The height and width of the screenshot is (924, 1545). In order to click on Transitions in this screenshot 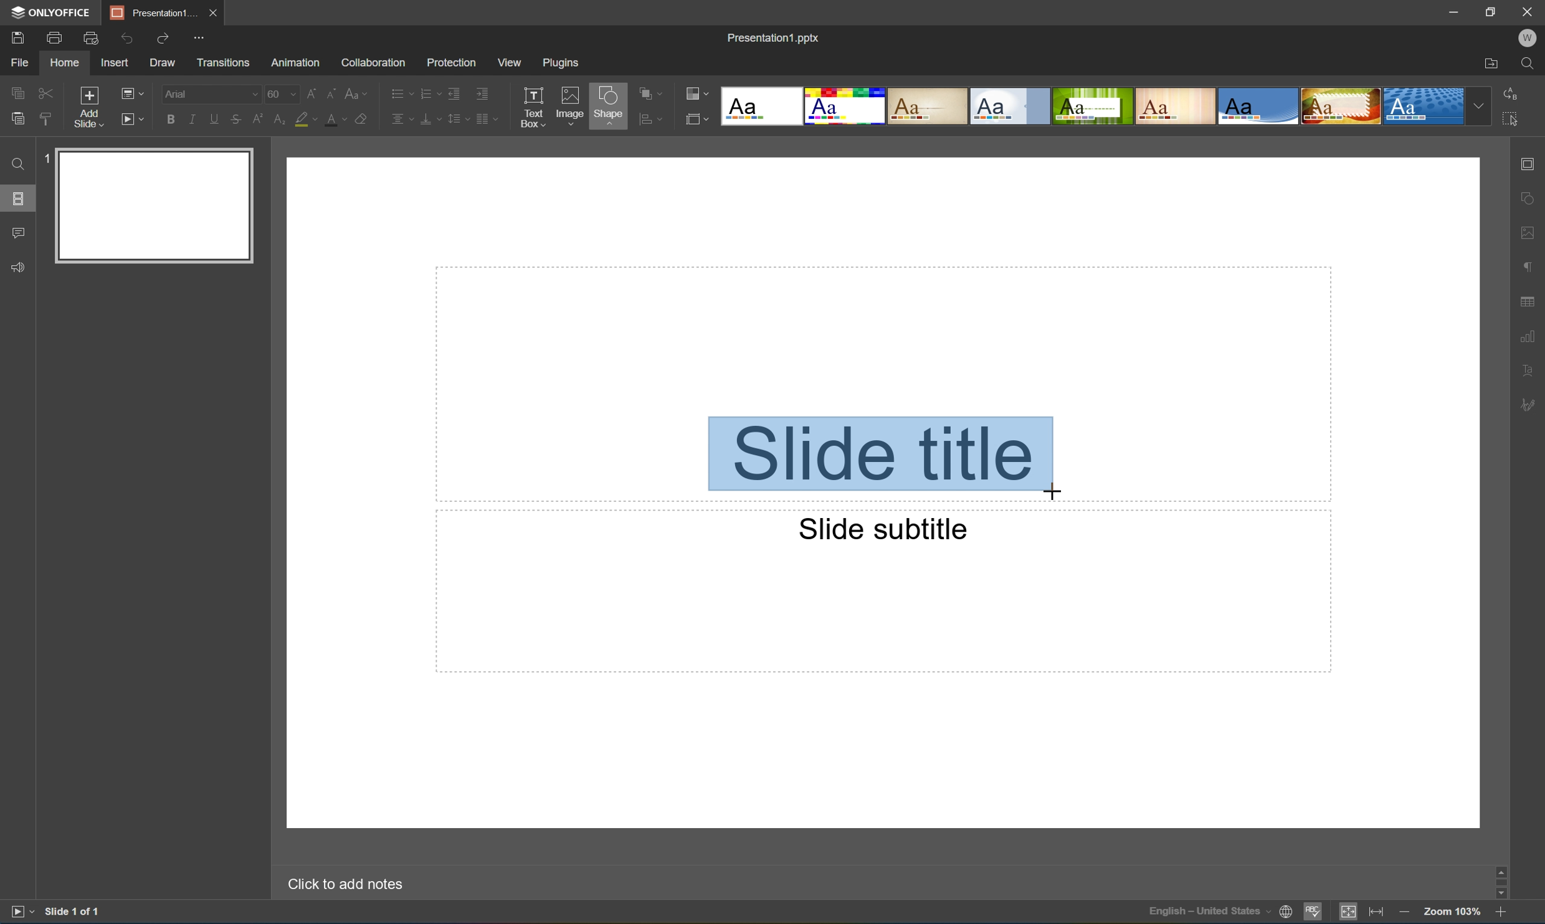, I will do `click(221, 63)`.